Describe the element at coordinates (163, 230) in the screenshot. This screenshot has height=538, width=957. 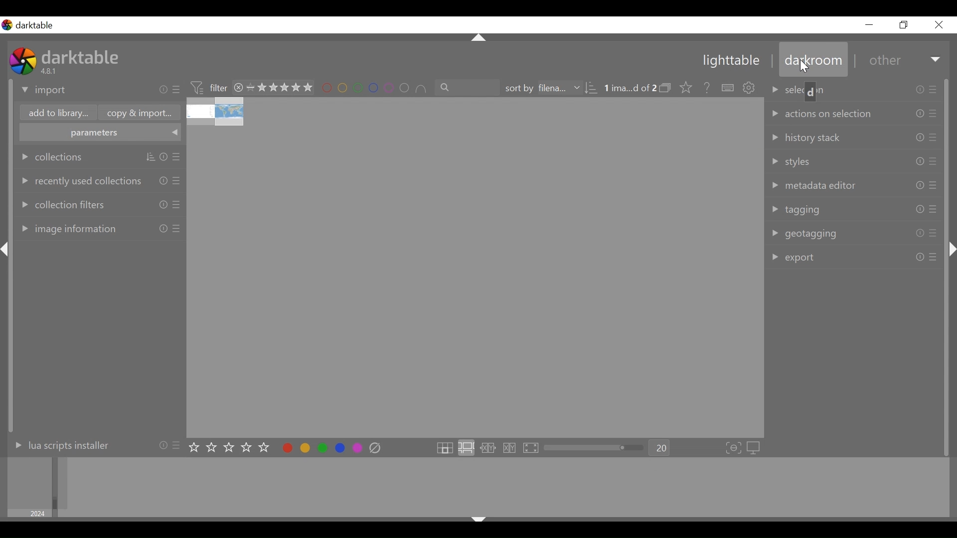
I see `` at that location.